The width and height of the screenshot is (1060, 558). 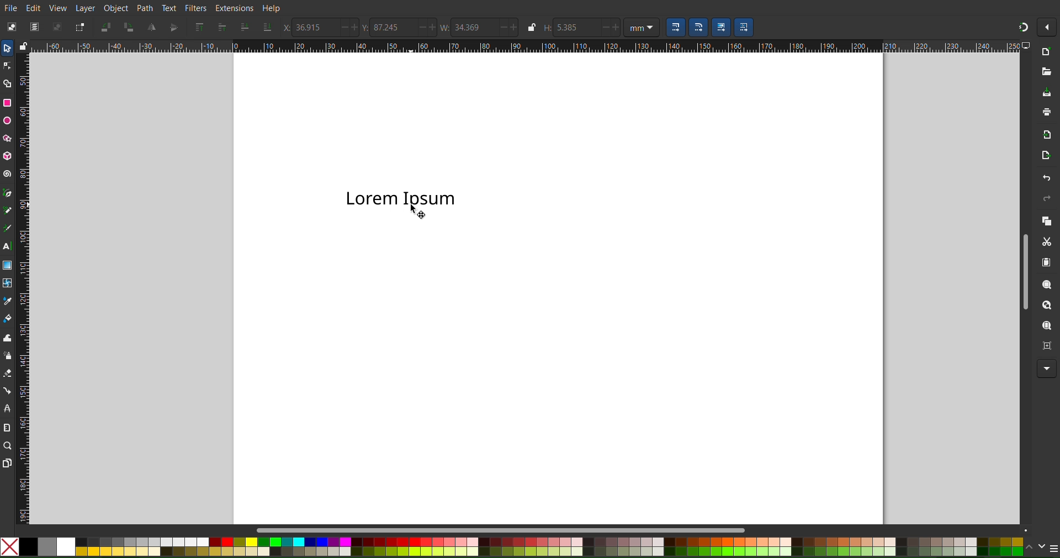 What do you see at coordinates (268, 28) in the screenshot?
I see `Move to the bottom` at bounding box center [268, 28].